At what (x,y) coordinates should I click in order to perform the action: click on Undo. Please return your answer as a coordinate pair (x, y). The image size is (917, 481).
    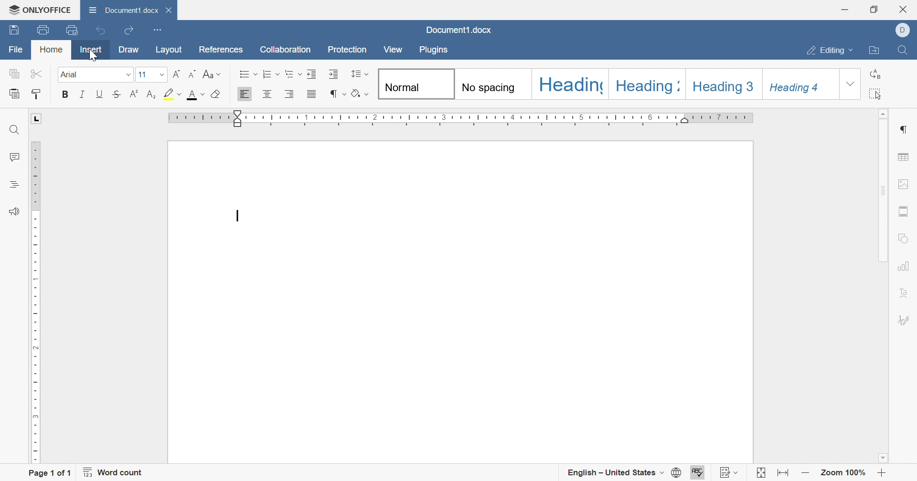
    Looking at the image, I should click on (98, 30).